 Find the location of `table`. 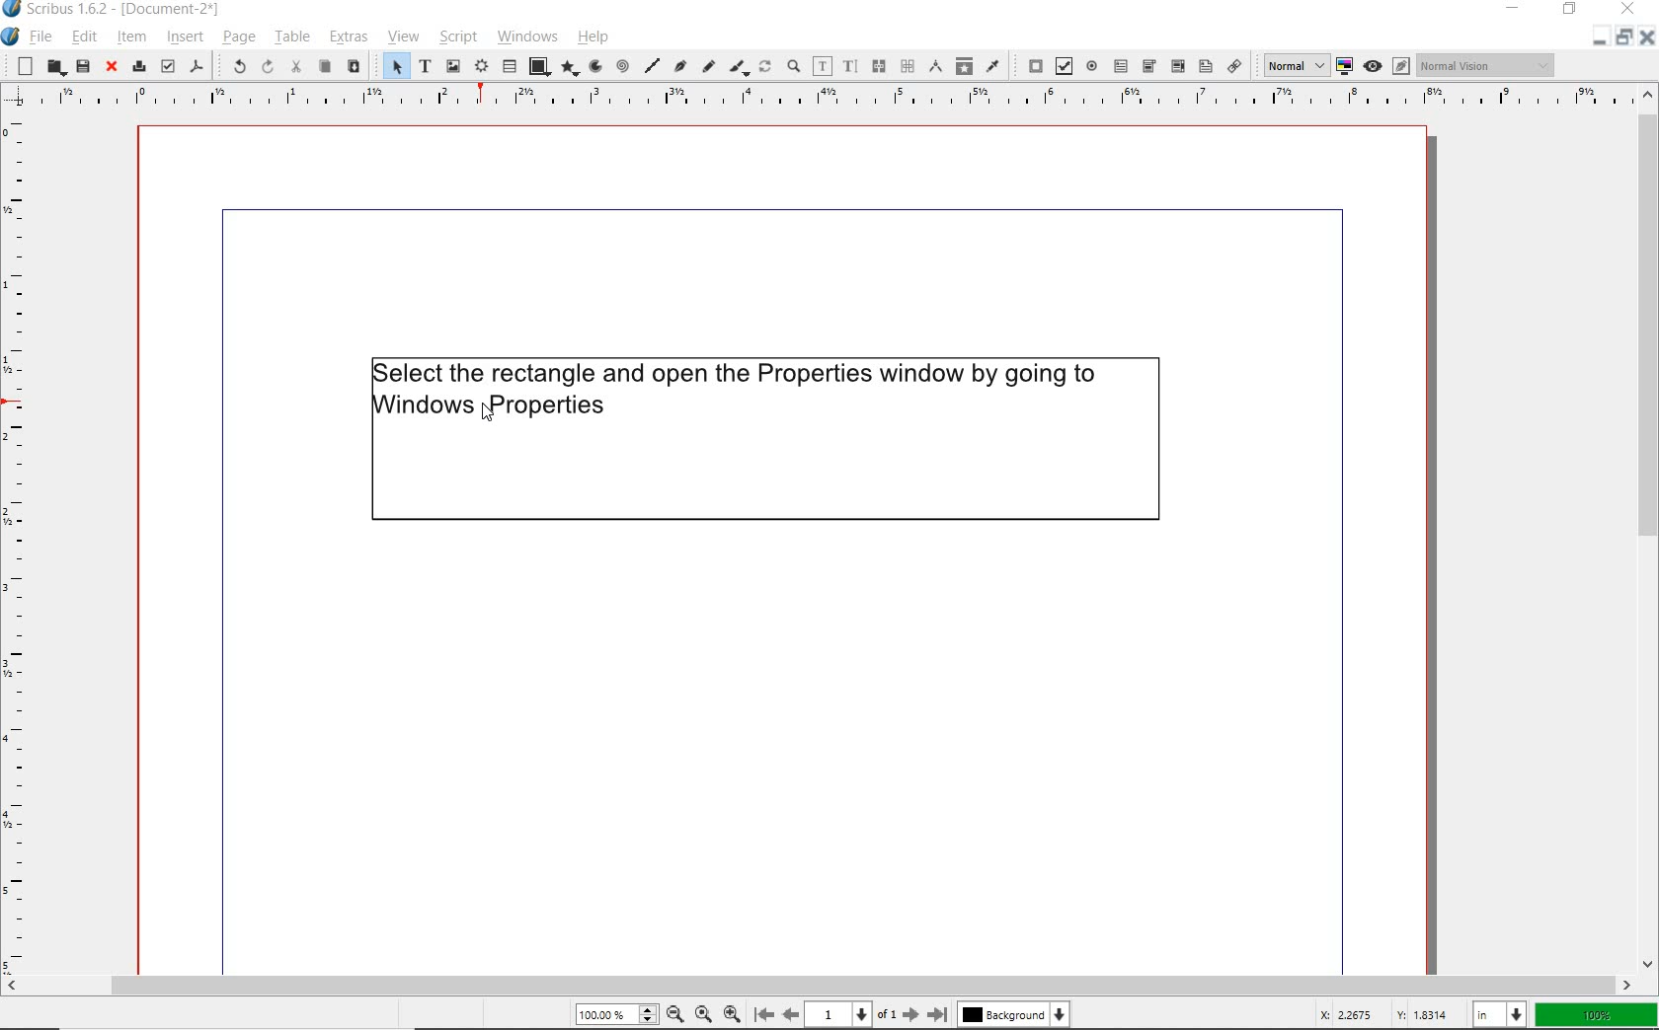

table is located at coordinates (291, 37).